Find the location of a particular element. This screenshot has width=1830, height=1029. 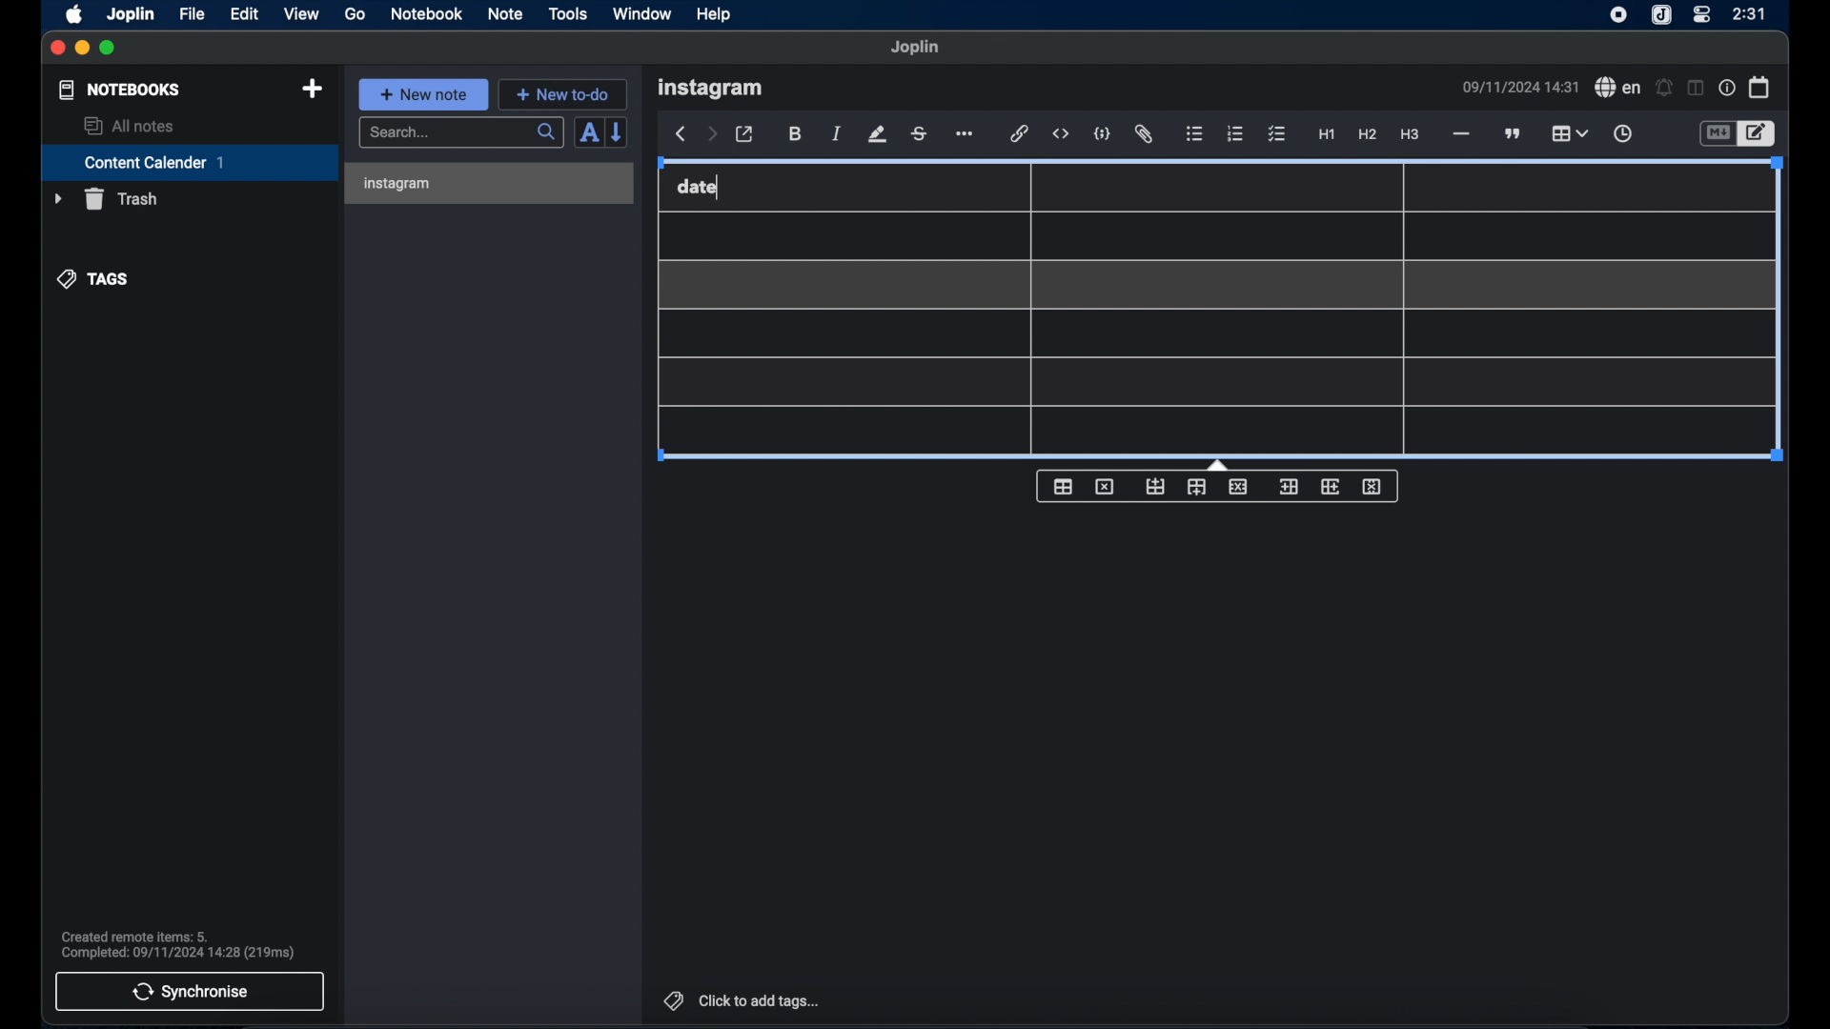

go is located at coordinates (356, 14).